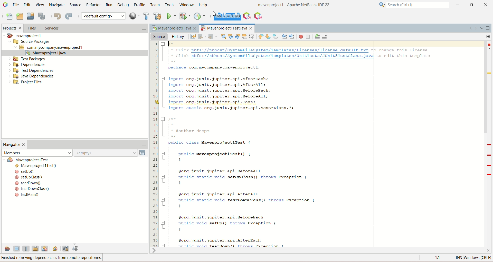 The height and width of the screenshot is (262, 493). Describe the element at coordinates (473, 258) in the screenshot. I see `INS window(crlf)` at that location.